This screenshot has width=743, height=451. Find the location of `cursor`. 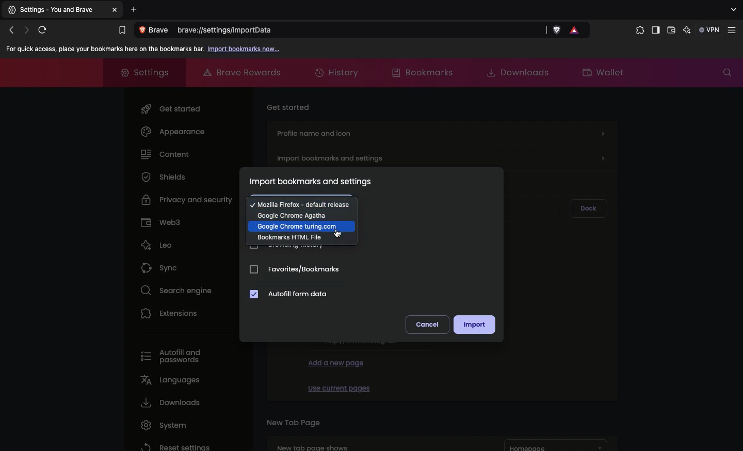

cursor is located at coordinates (337, 234).